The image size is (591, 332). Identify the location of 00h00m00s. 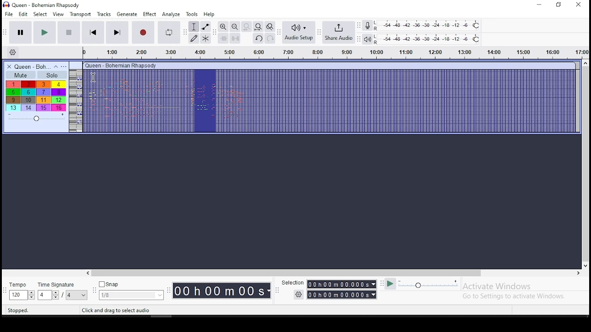
(343, 295).